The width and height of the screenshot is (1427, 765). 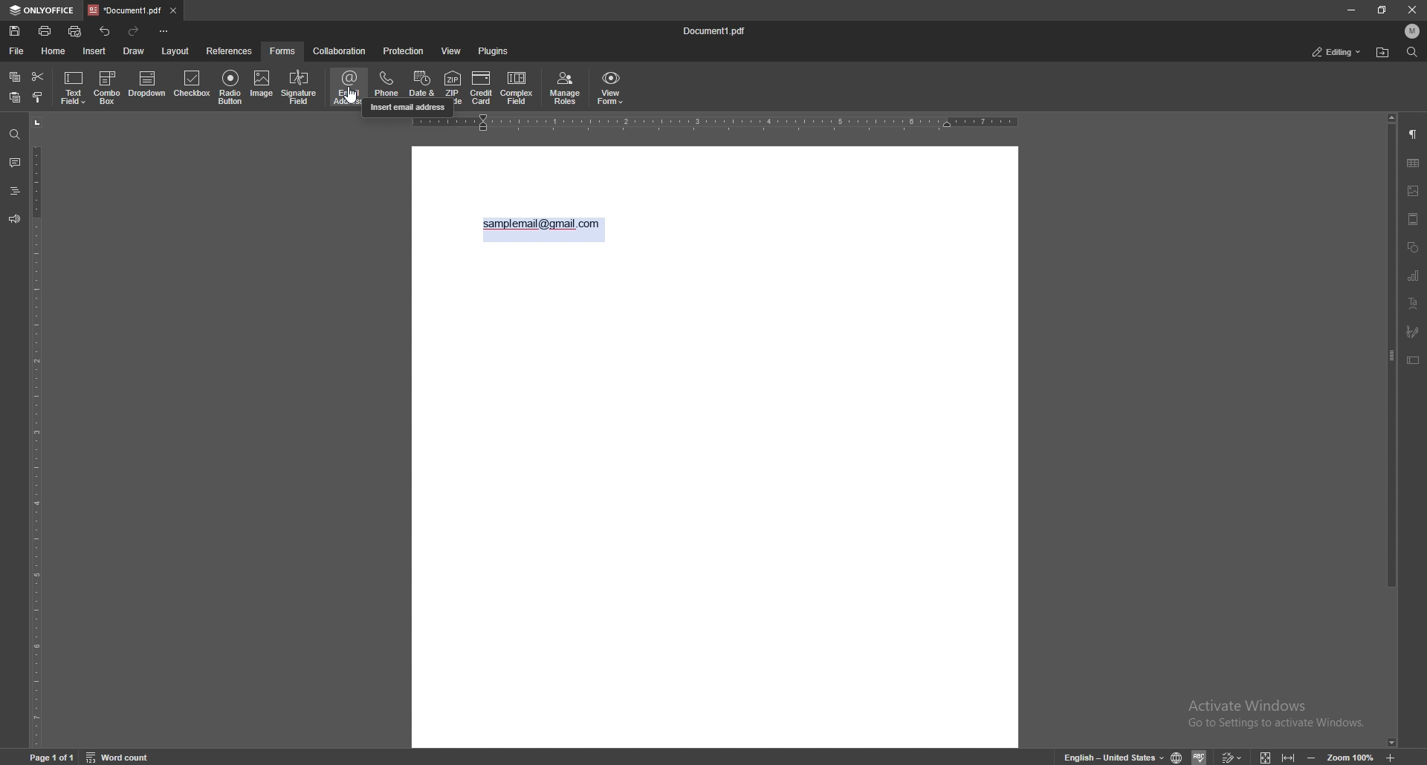 I want to click on vertical scale, so click(x=36, y=431).